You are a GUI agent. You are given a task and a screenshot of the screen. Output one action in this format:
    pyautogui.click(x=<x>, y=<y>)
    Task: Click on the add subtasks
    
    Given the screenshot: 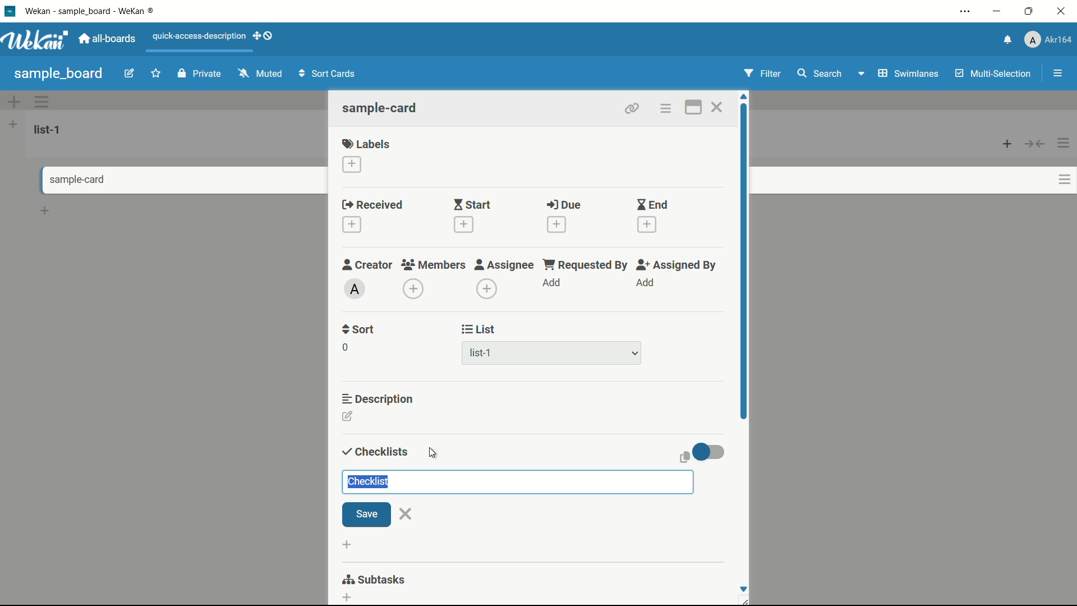 What is the action you would take?
    pyautogui.click(x=347, y=595)
    